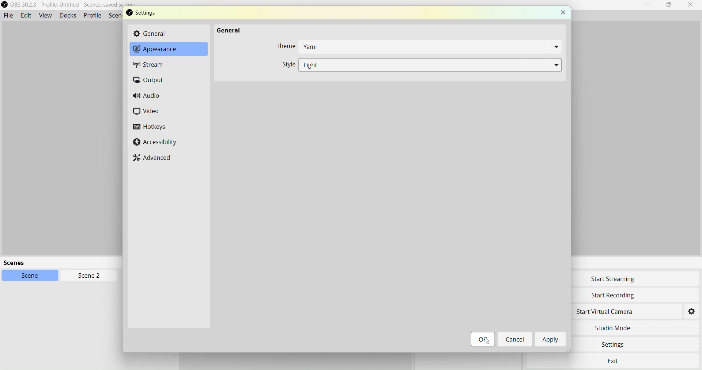 This screenshot has height=370, width=702. Describe the element at coordinates (626, 328) in the screenshot. I see `Studio Mode` at that location.